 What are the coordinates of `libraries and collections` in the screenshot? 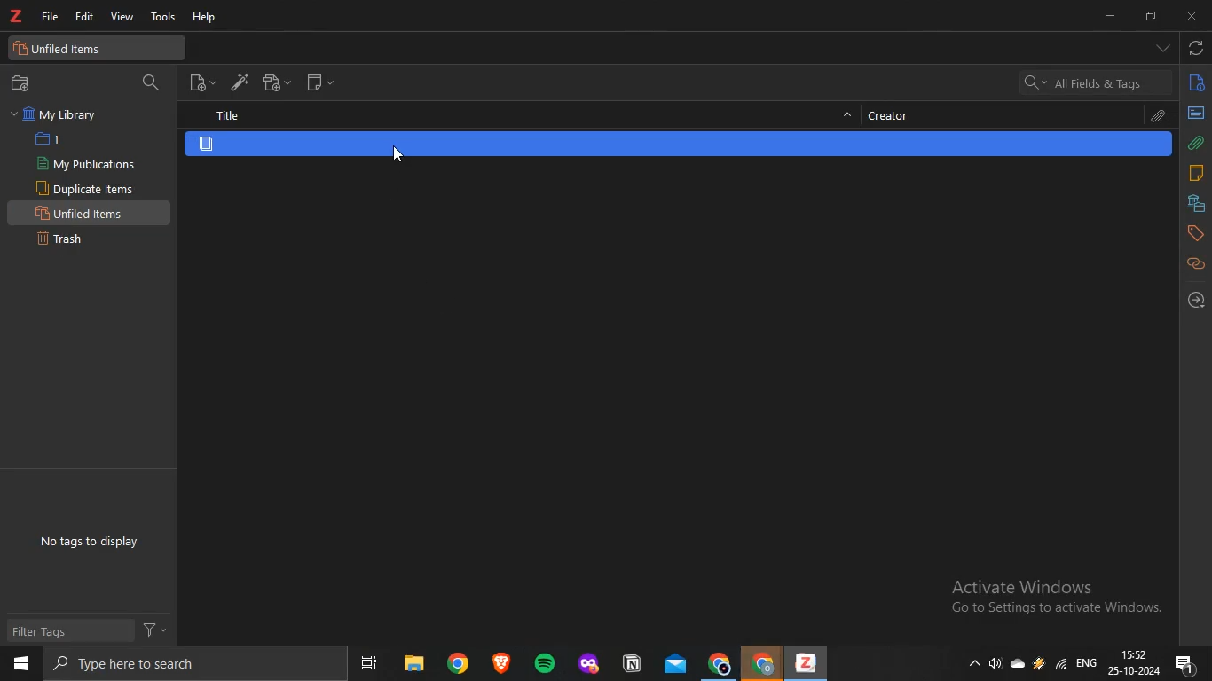 It's located at (1196, 202).